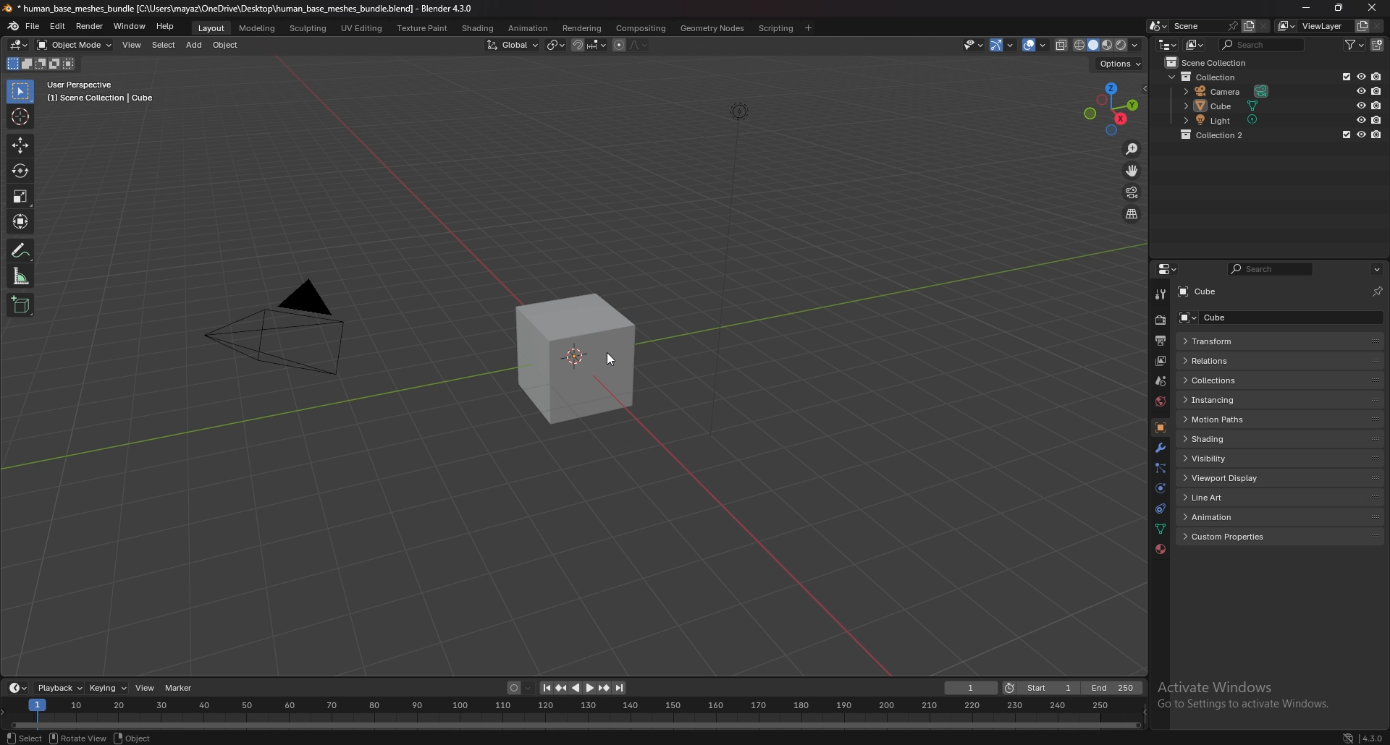  Describe the element at coordinates (1132, 215) in the screenshot. I see `switch view from perspective/orthographic` at that location.